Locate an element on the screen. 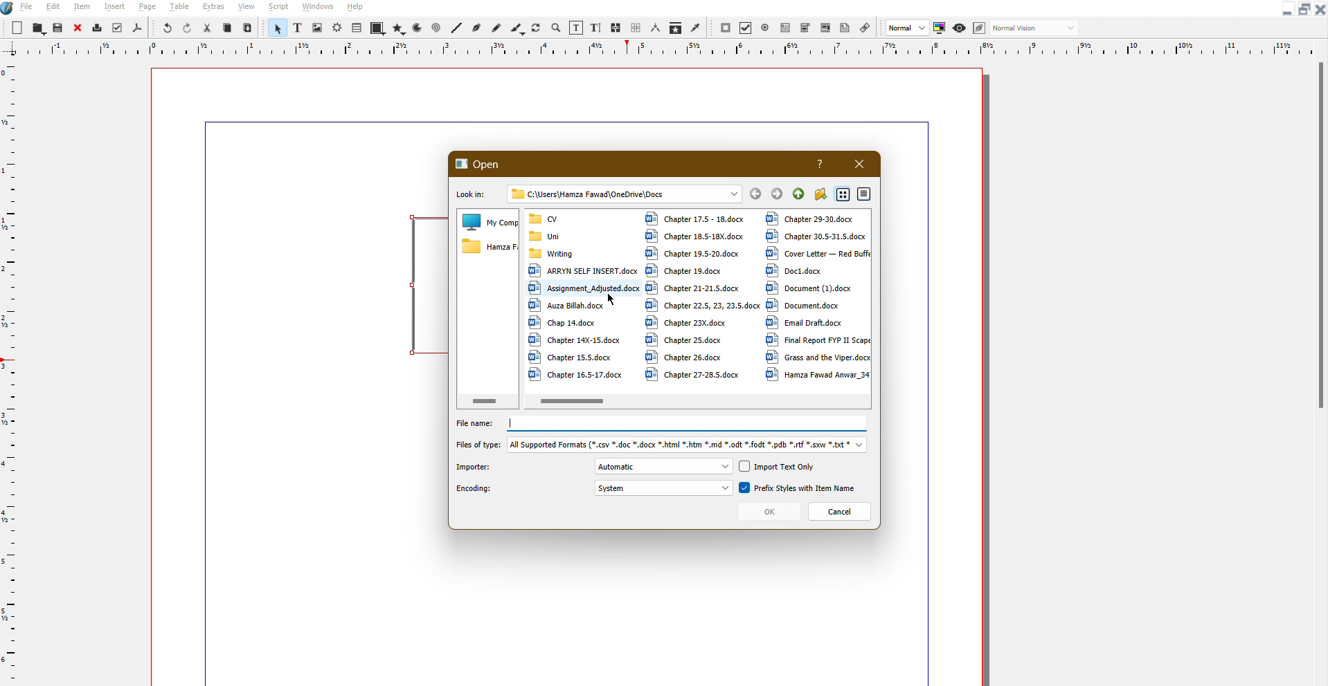 The width and height of the screenshot is (1328, 686). Table is located at coordinates (180, 8).